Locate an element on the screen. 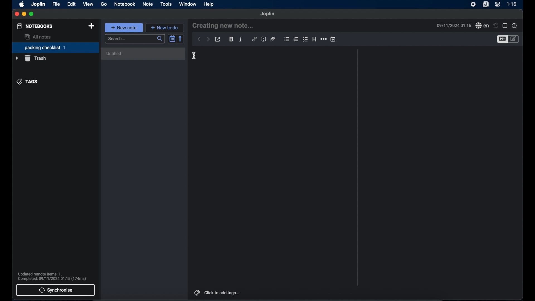  notebook is located at coordinates (125, 4).